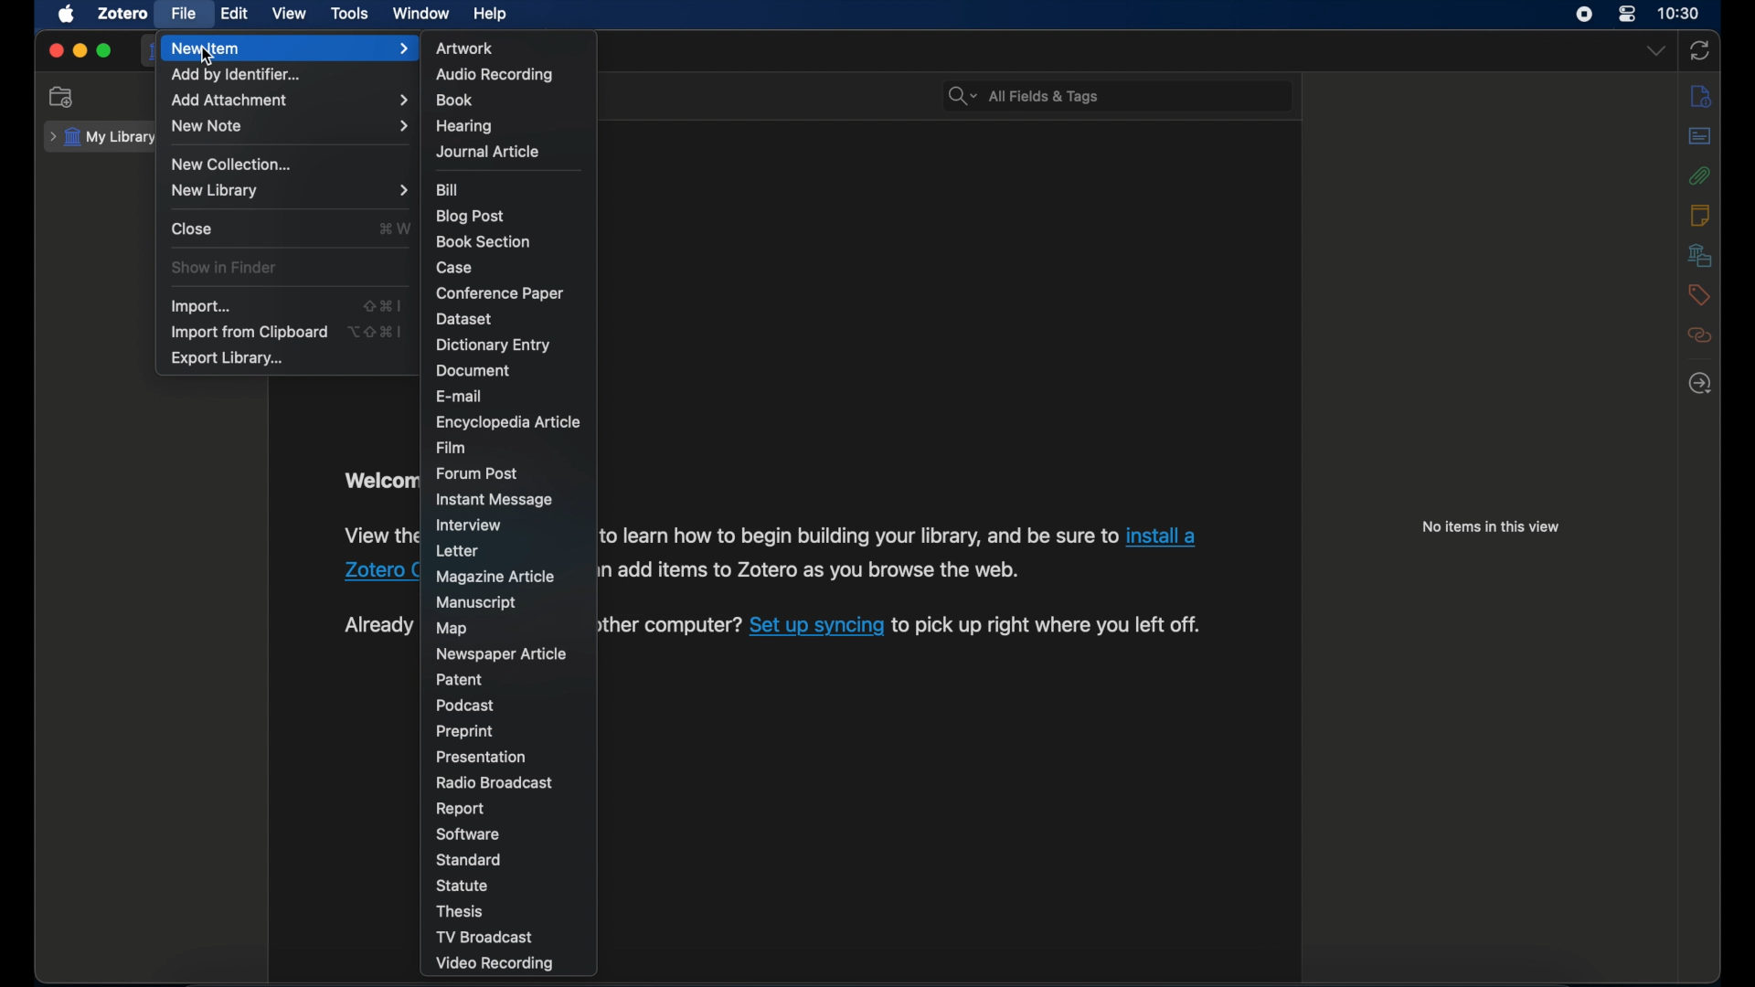  I want to click on sync, so click(1701, 51).